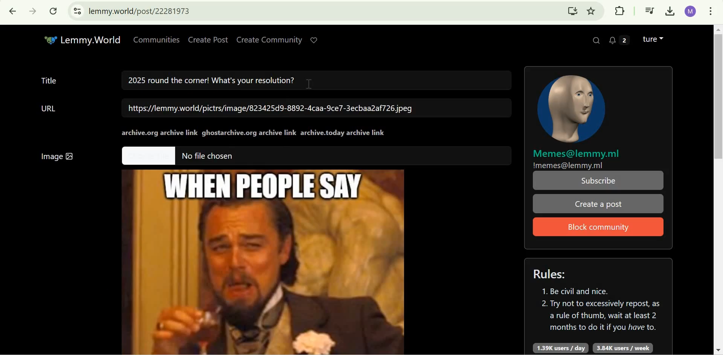 This screenshot has height=355, width=723. I want to click on Lemmy account, so click(653, 39).